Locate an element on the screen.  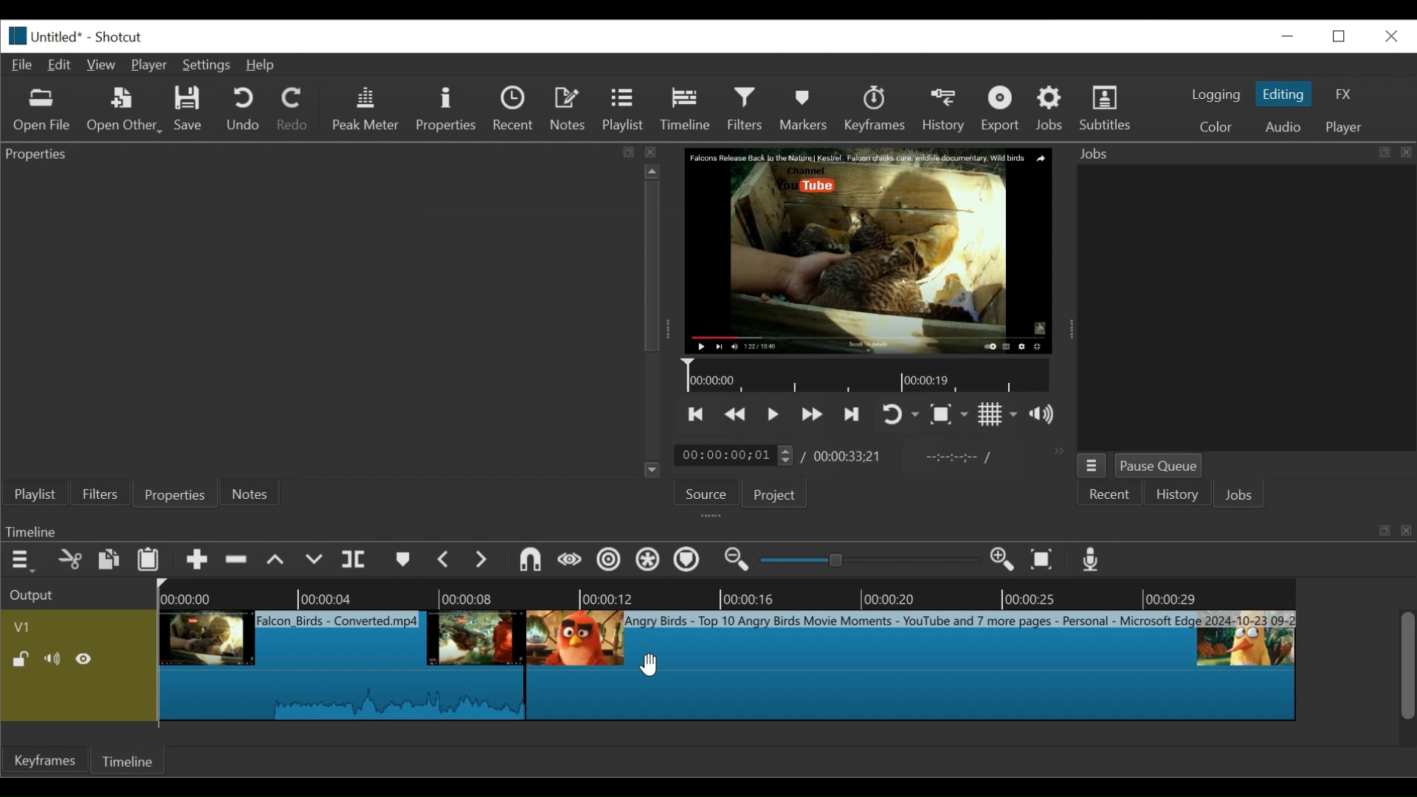
Jobs is located at coordinates (1244, 495).